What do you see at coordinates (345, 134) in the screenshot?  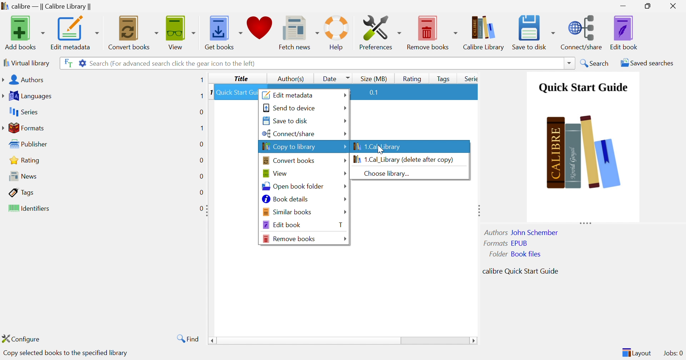 I see `Drop Down` at bounding box center [345, 134].